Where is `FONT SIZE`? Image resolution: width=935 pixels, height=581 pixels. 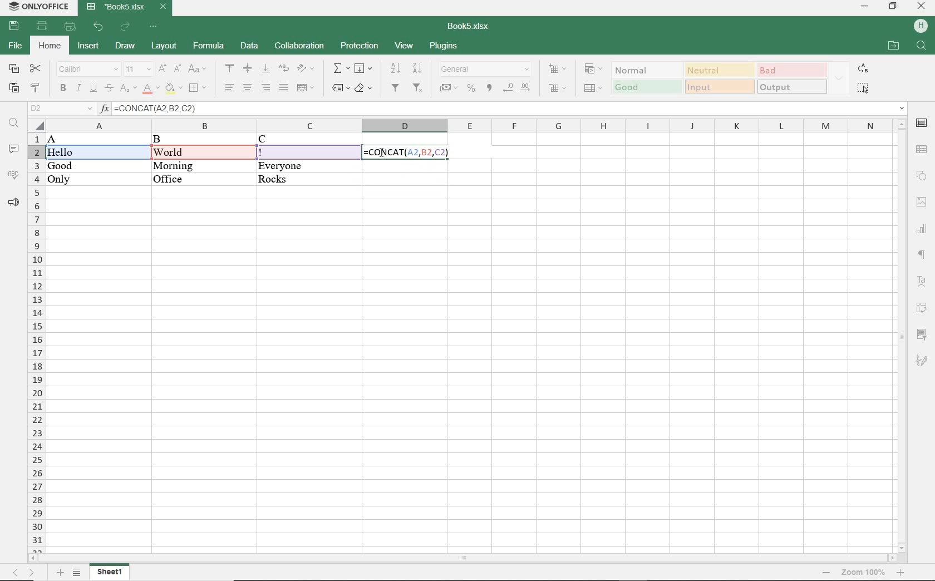
FONT SIZE is located at coordinates (138, 69).